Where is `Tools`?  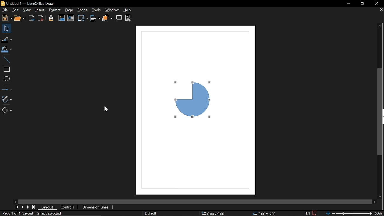
Tools is located at coordinates (97, 10).